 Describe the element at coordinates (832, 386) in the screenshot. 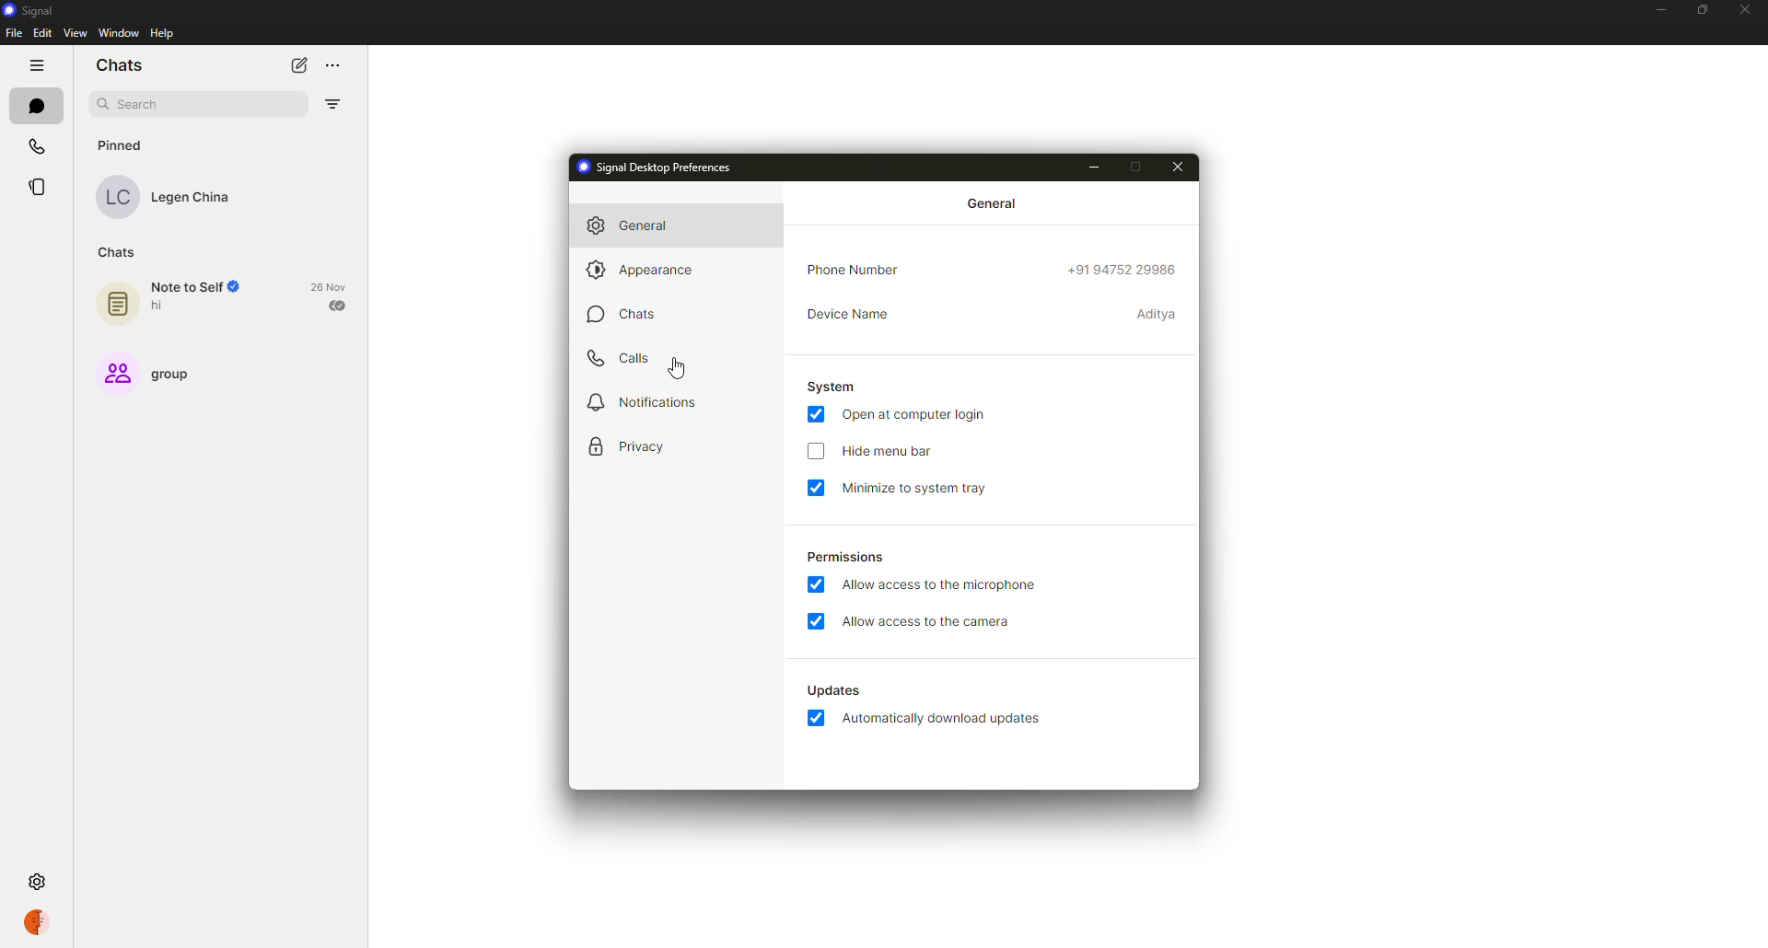

I see `system` at that location.